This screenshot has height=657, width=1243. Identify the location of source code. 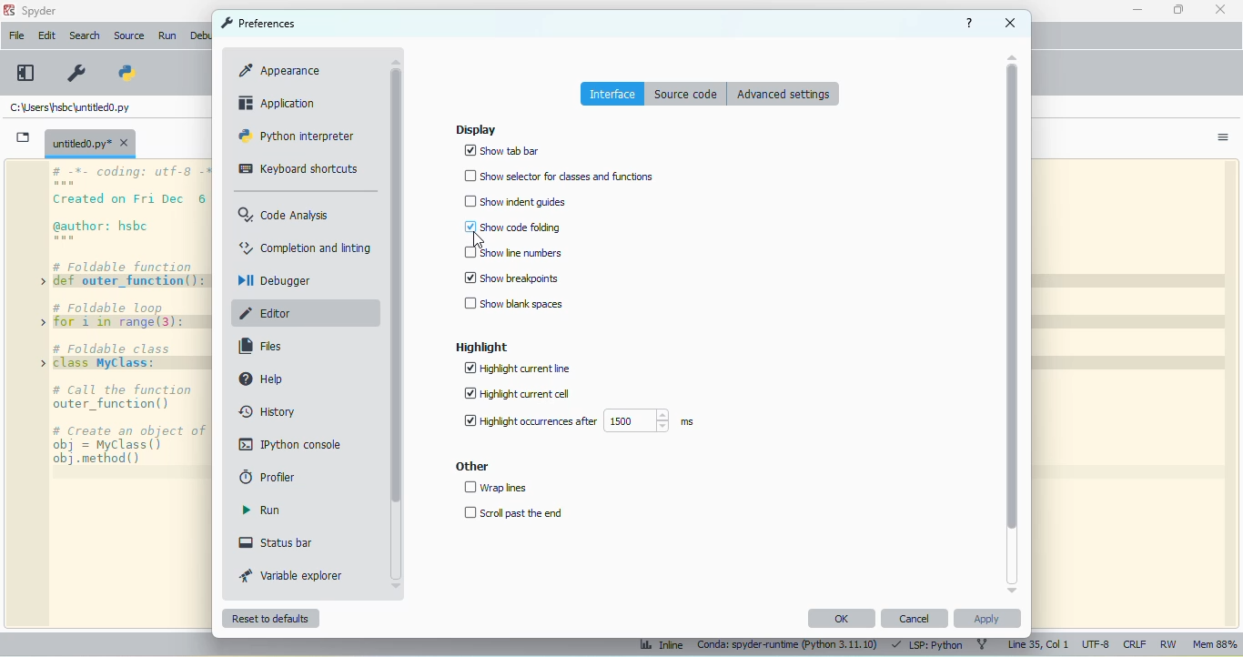
(686, 94).